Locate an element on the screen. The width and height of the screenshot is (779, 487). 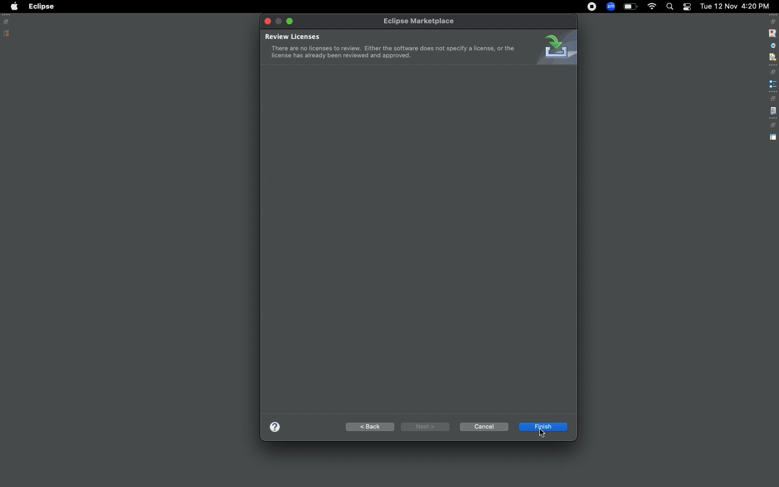
close is located at coordinates (267, 21).